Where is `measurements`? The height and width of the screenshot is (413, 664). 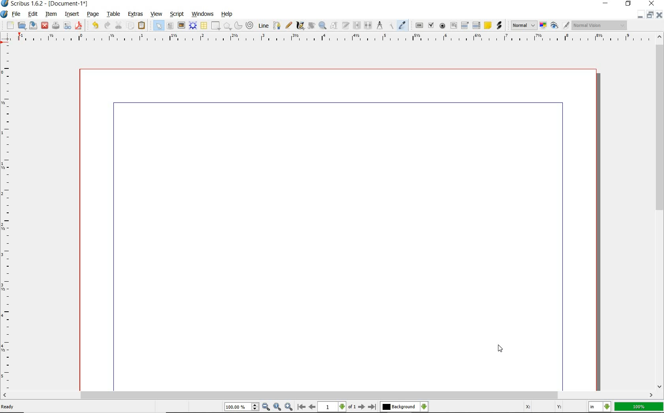
measurements is located at coordinates (381, 26).